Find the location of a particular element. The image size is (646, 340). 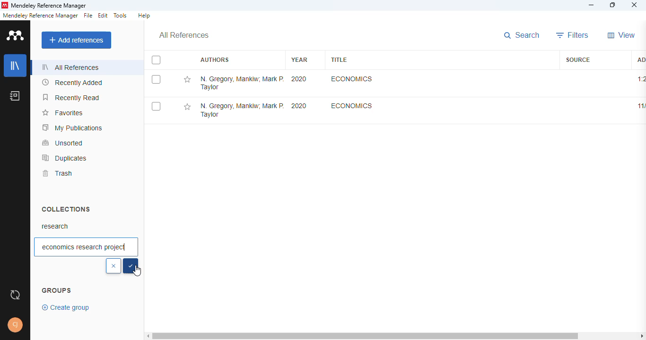

library is located at coordinates (16, 66).